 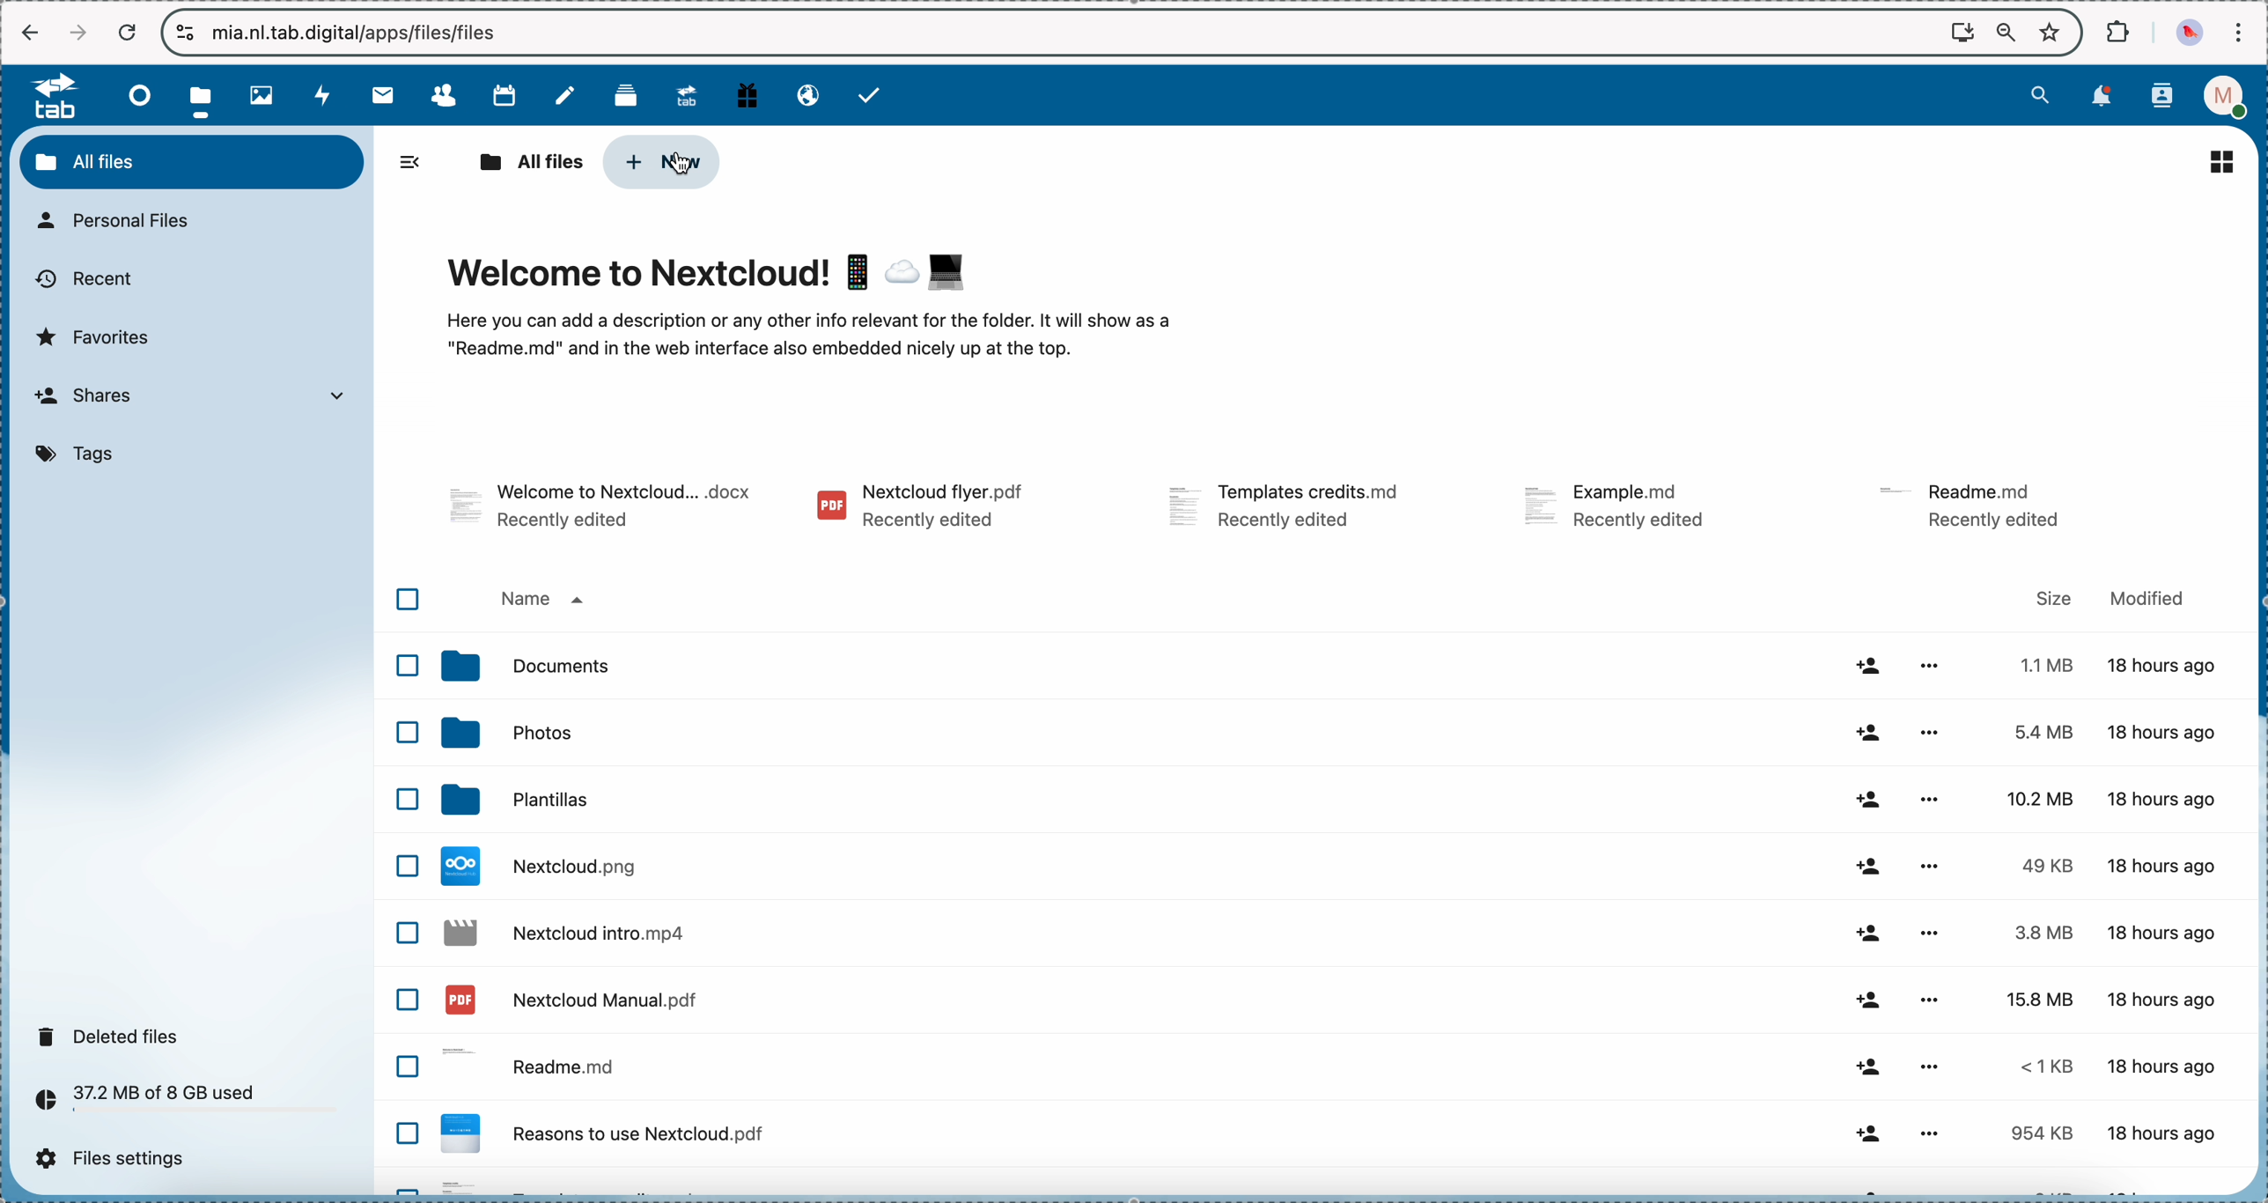 I want to click on deck, so click(x=630, y=93).